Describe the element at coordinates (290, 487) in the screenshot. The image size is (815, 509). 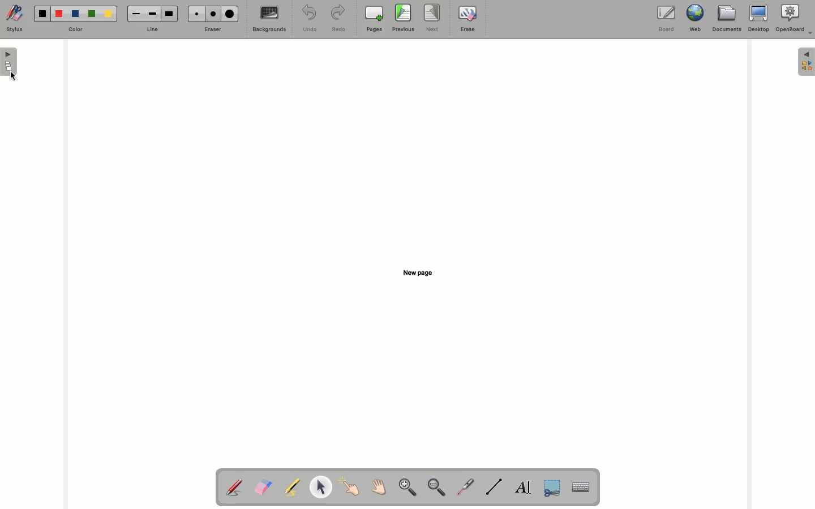
I see `Highlight` at that location.